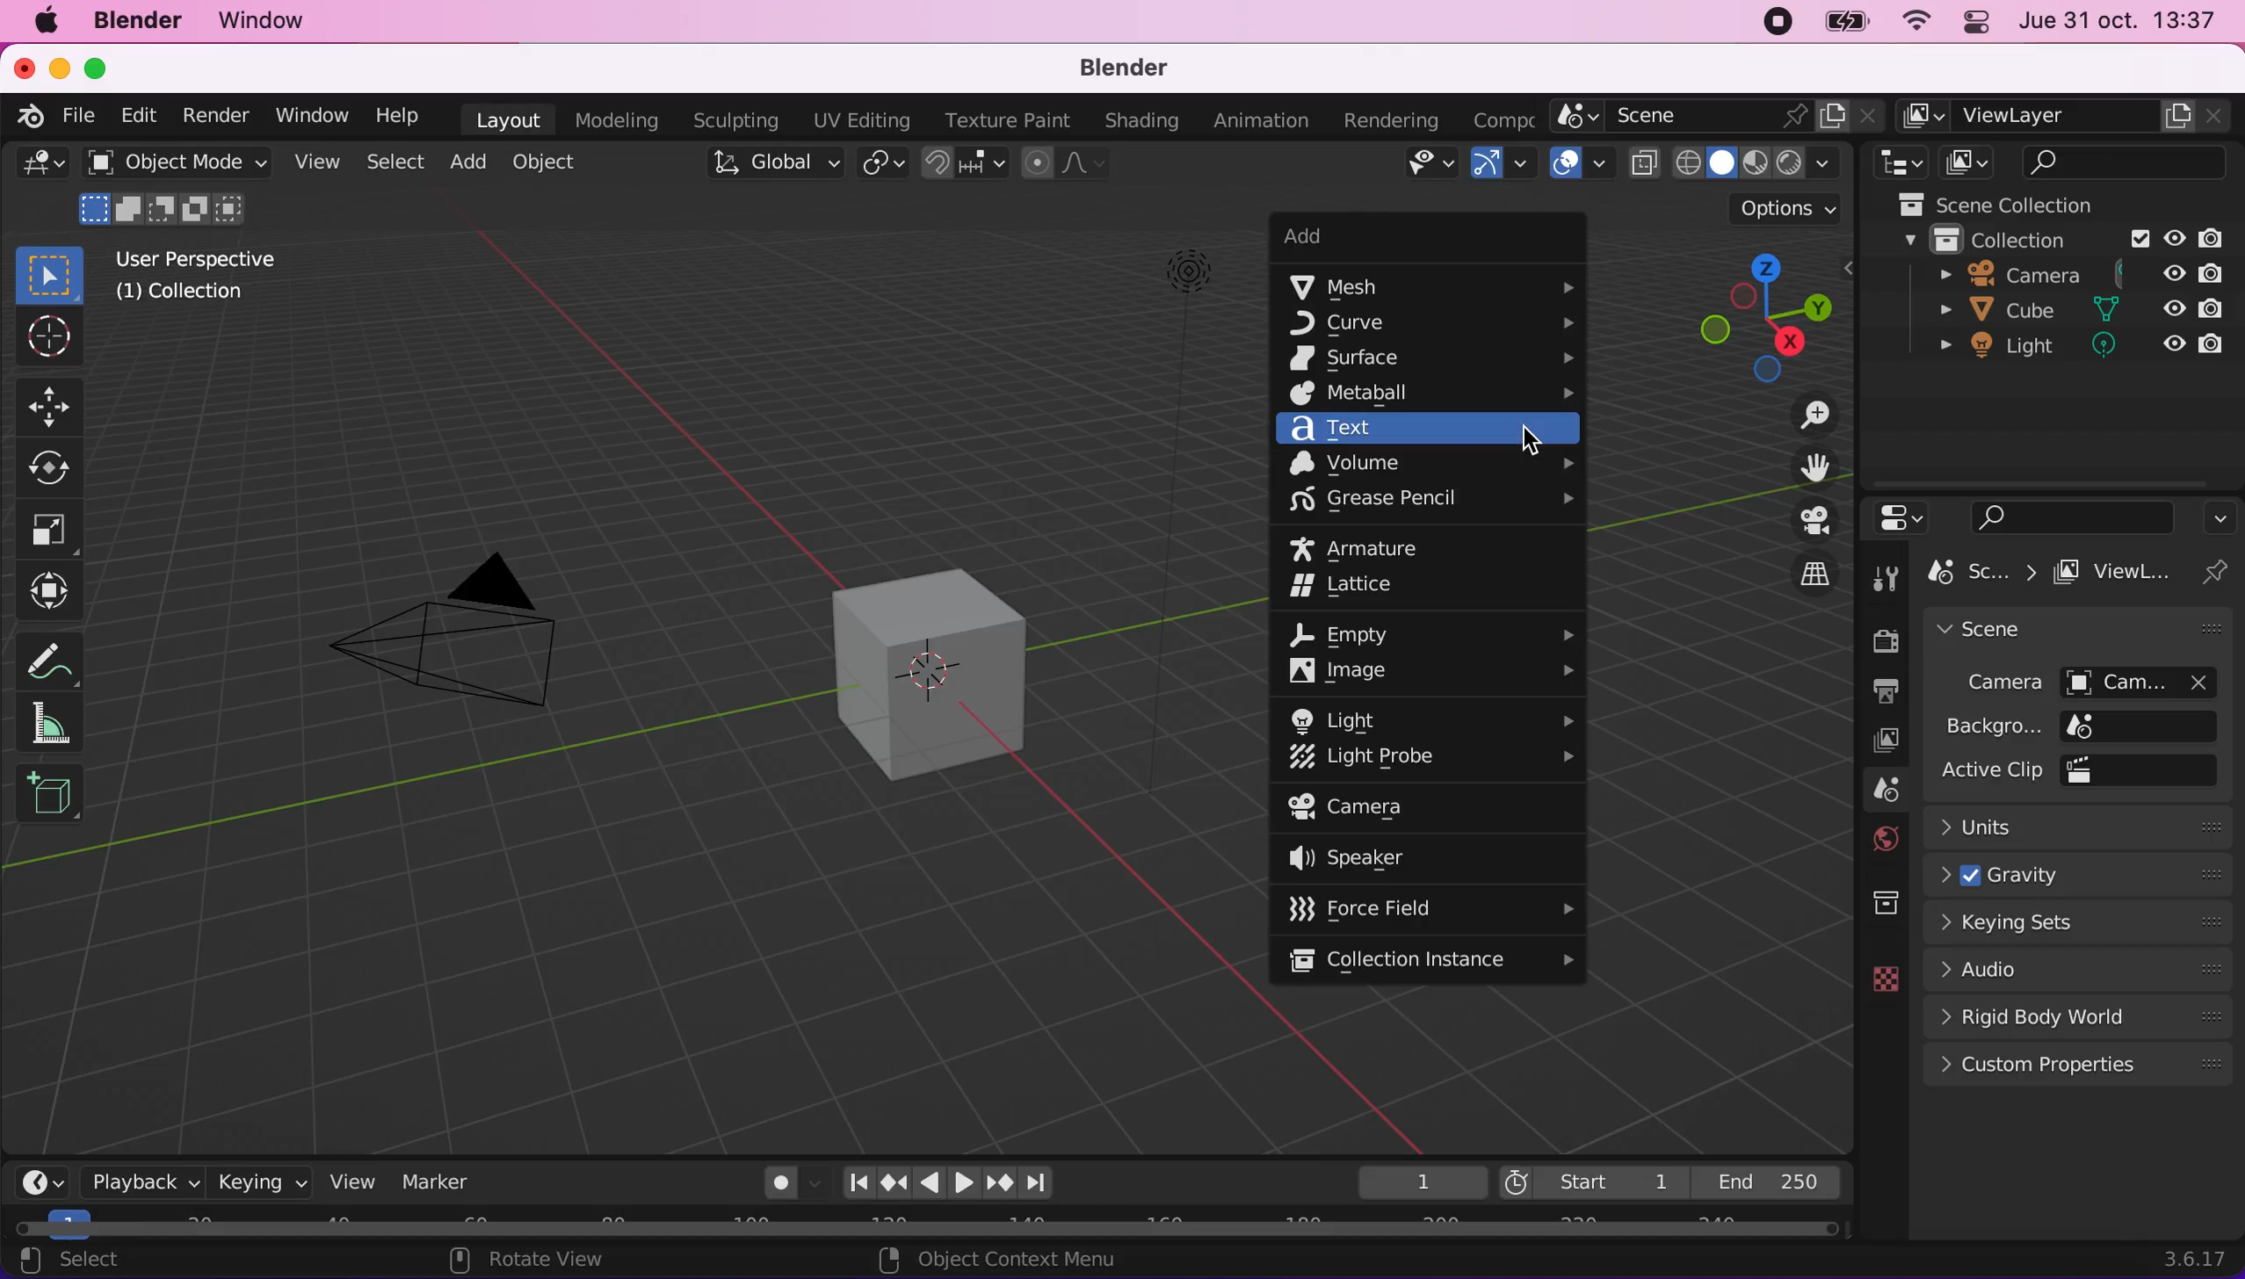 The height and width of the screenshot is (1279, 2245). What do you see at coordinates (1865, 904) in the screenshot?
I see `collection` at bounding box center [1865, 904].